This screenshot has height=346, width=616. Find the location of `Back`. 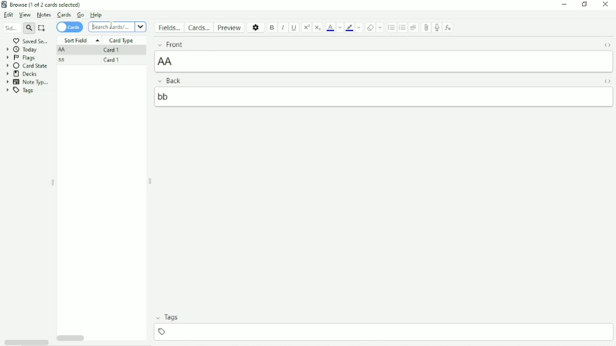

Back is located at coordinates (371, 81).